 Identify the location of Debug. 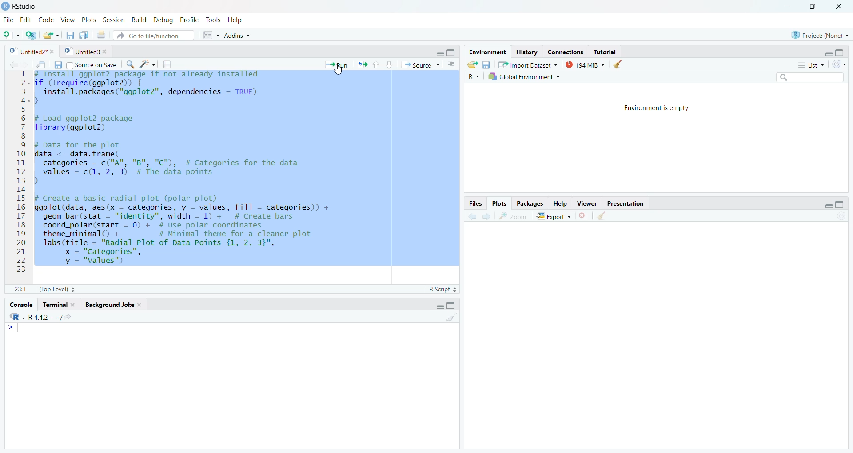
(163, 20).